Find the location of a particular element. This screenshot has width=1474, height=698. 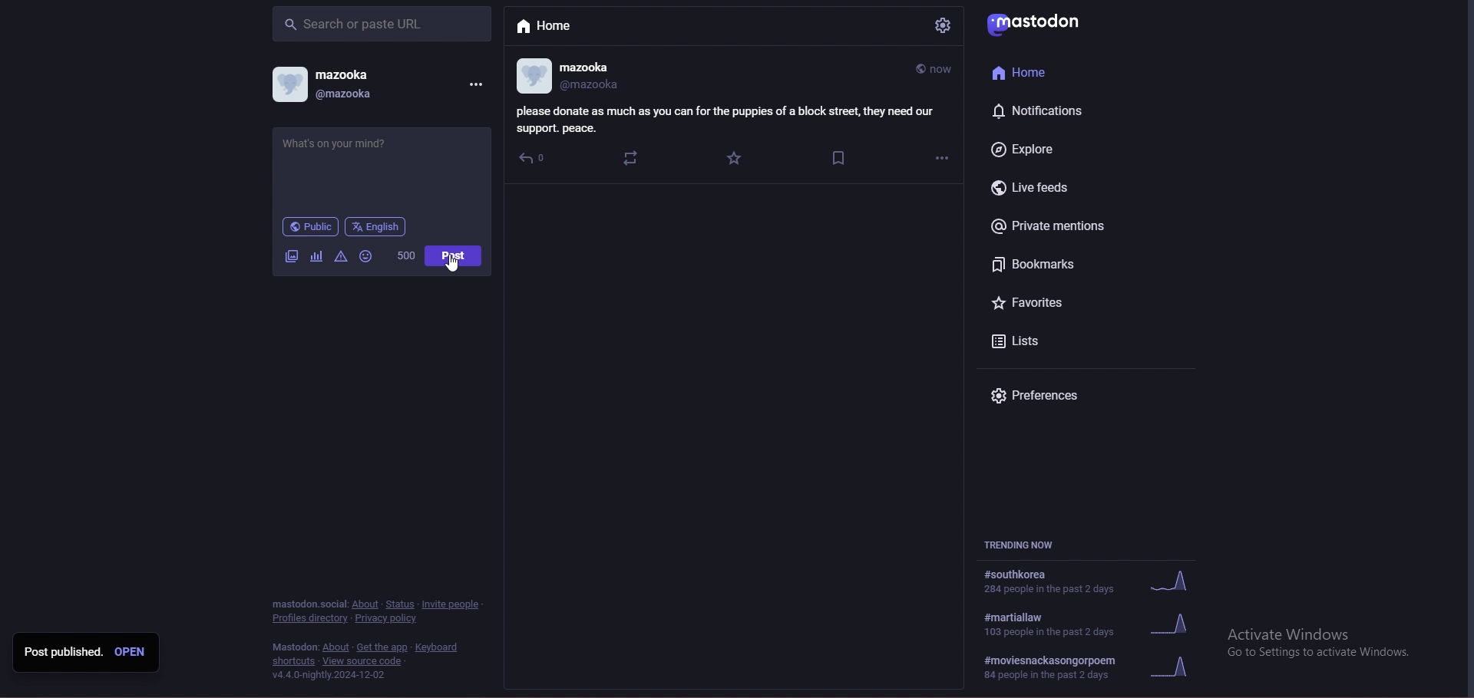

explore is located at coordinates (1066, 150).